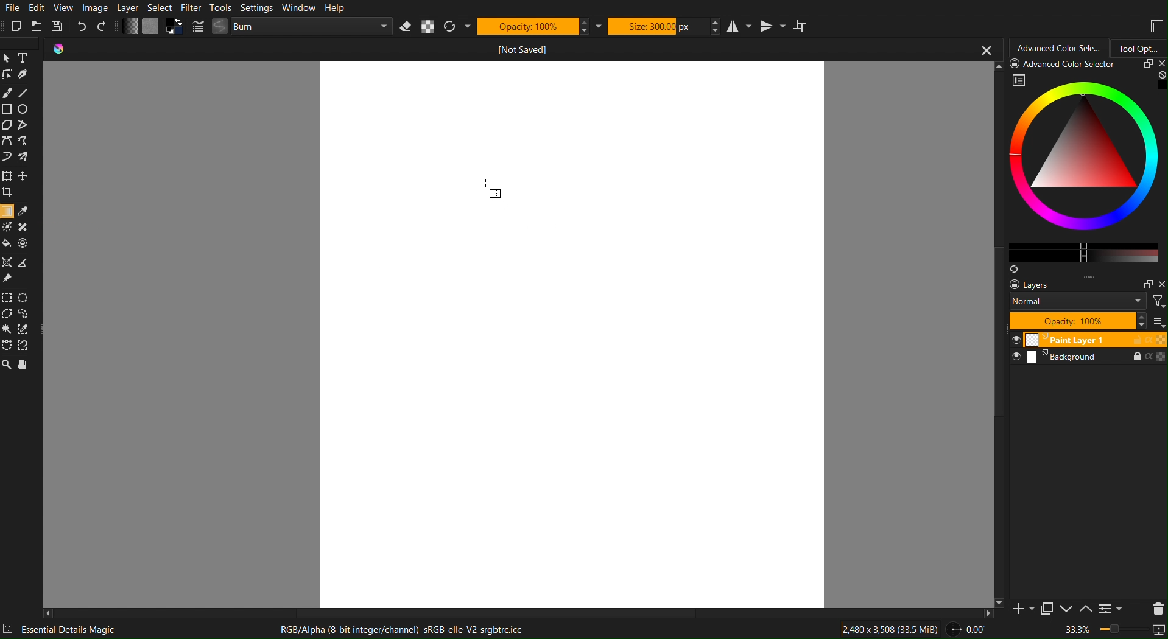  I want to click on Layer 1, so click(1087, 340).